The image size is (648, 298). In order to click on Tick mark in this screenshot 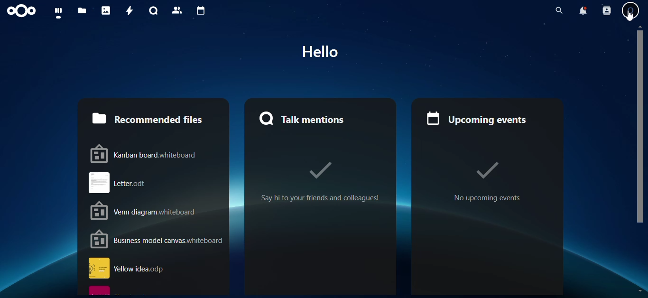, I will do `click(487, 170)`.